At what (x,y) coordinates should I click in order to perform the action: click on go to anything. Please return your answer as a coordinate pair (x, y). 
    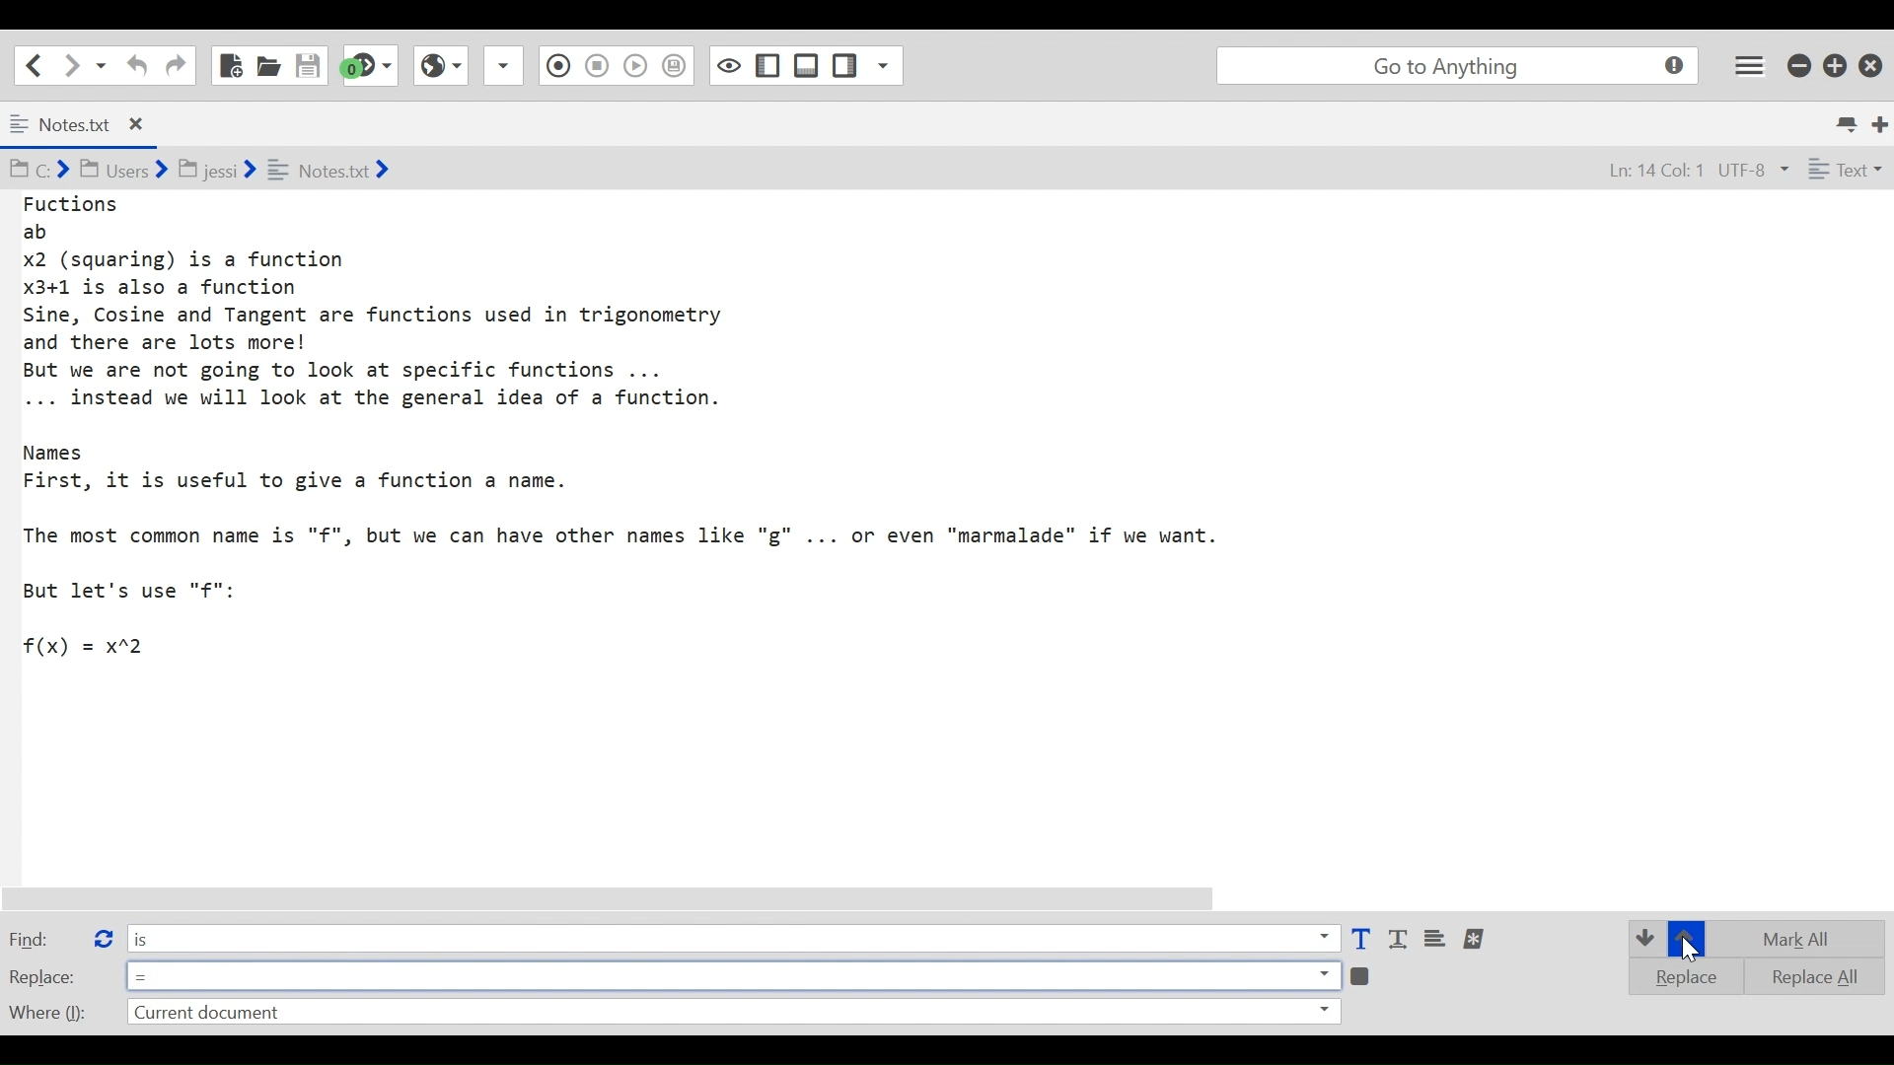
    Looking at the image, I should click on (1462, 66).